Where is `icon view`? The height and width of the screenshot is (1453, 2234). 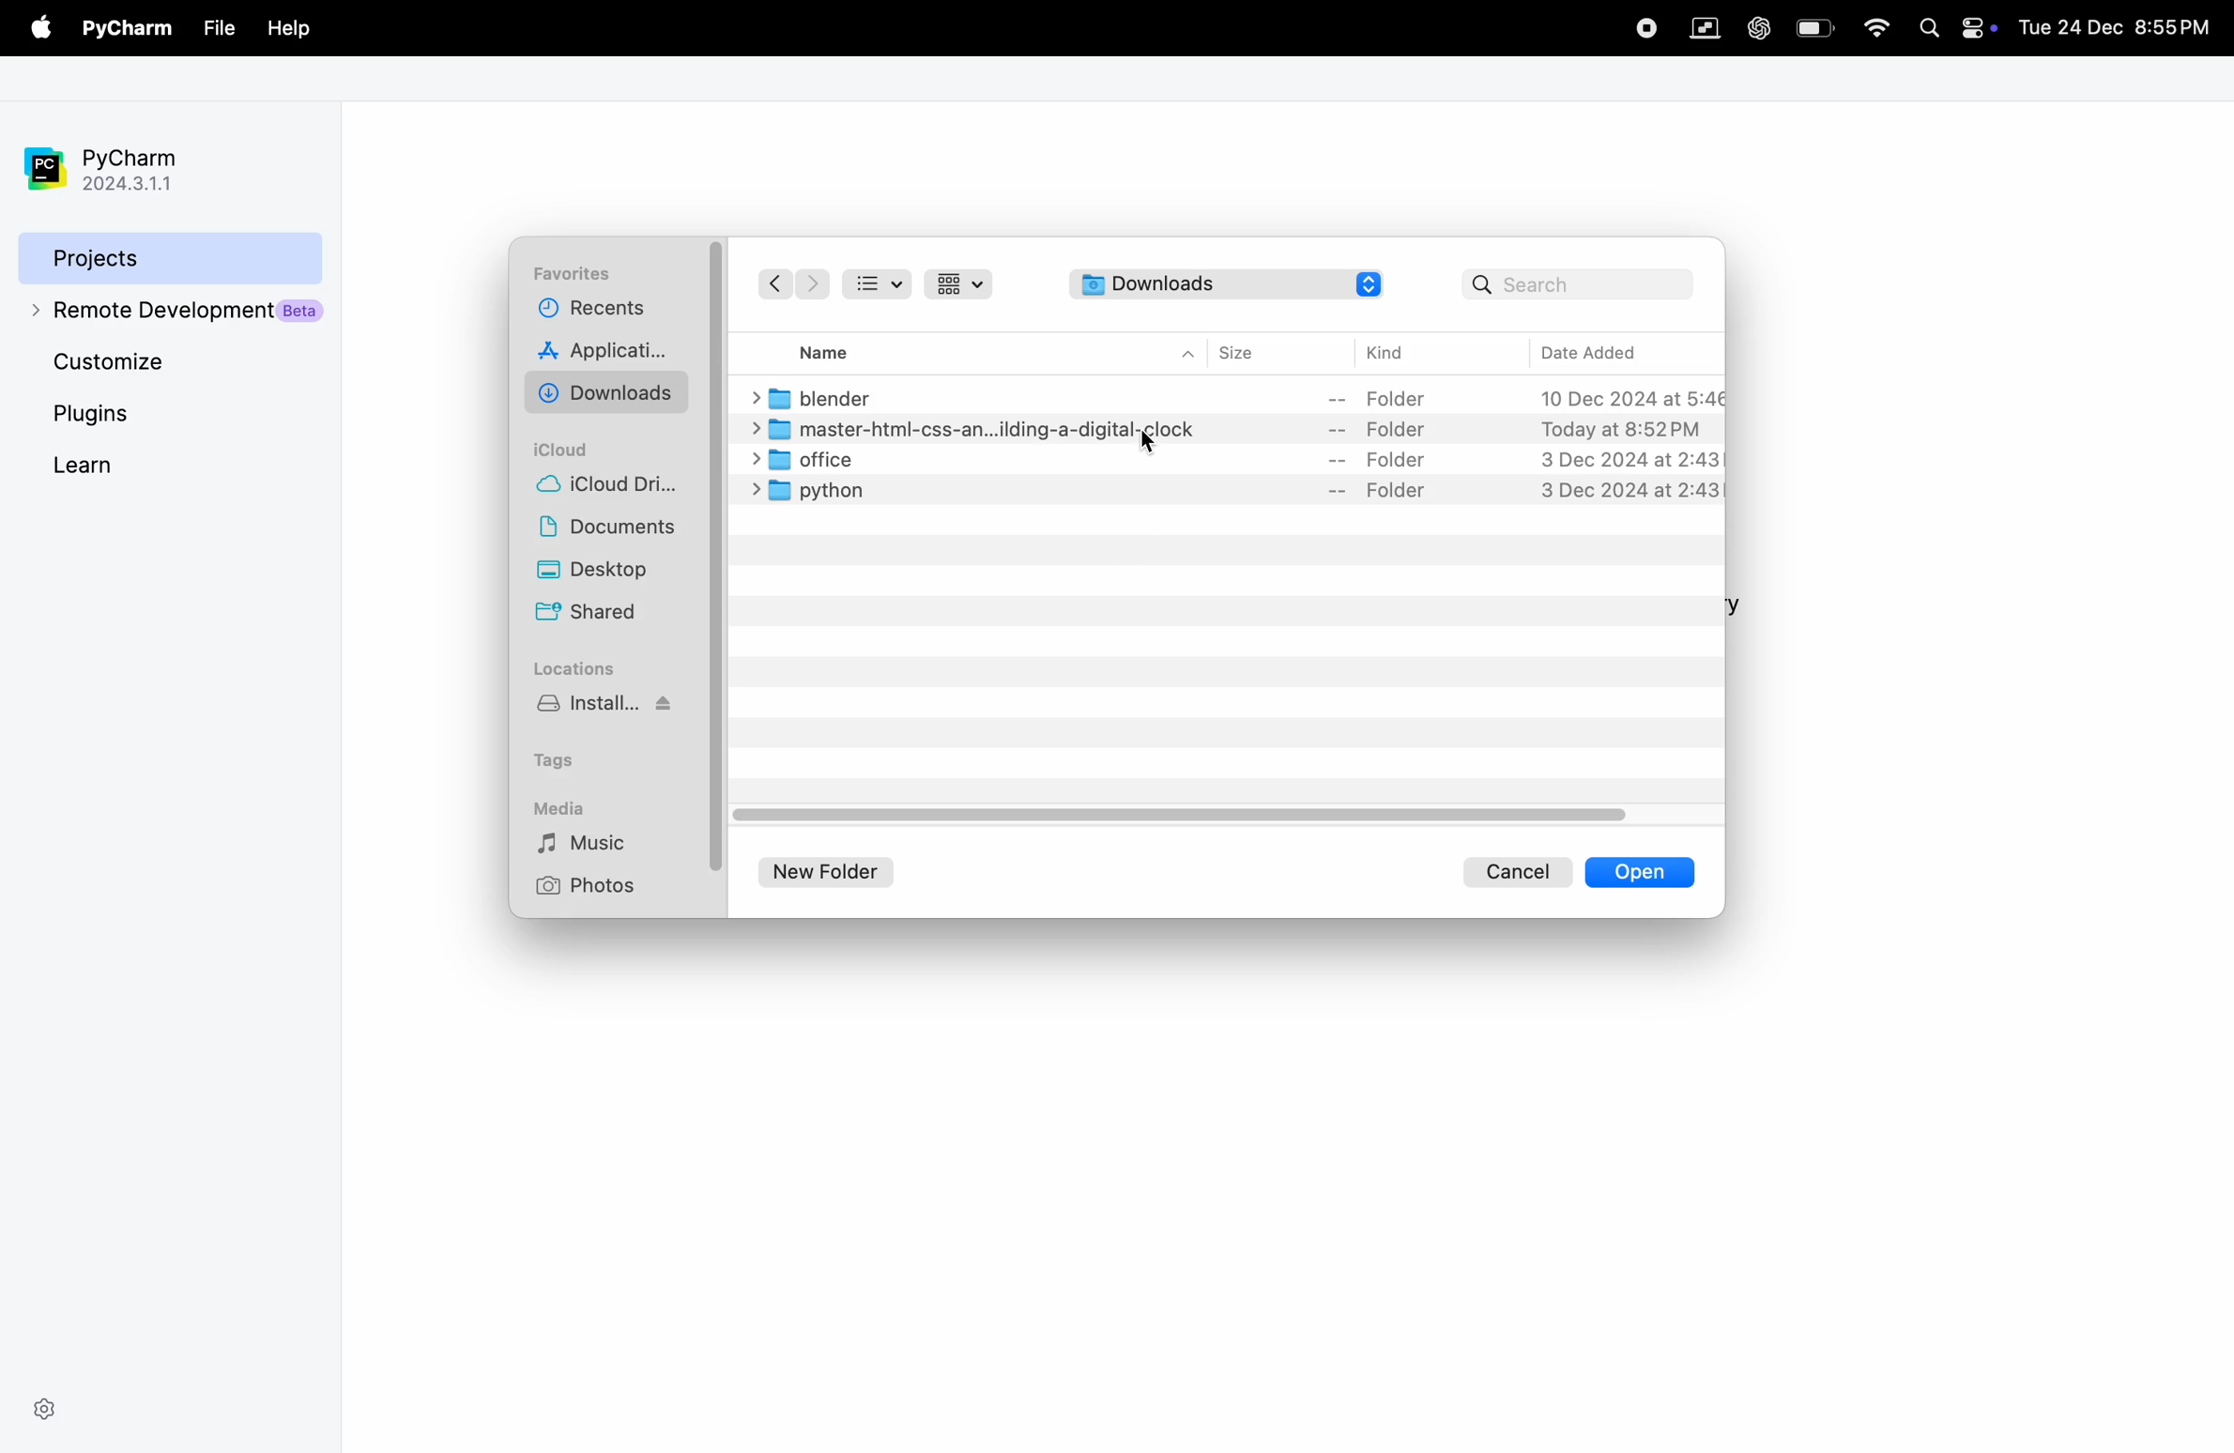 icon view is located at coordinates (964, 283).